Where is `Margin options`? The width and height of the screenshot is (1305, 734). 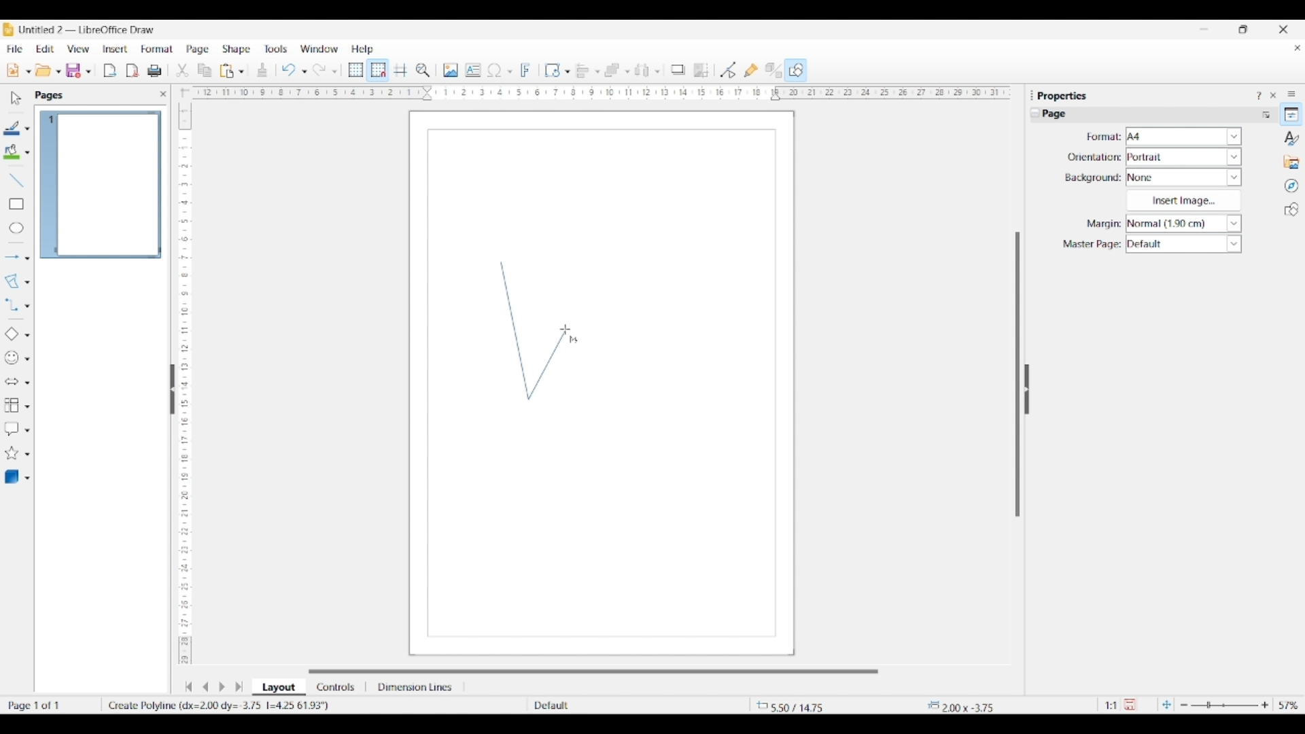 Margin options is located at coordinates (1183, 224).